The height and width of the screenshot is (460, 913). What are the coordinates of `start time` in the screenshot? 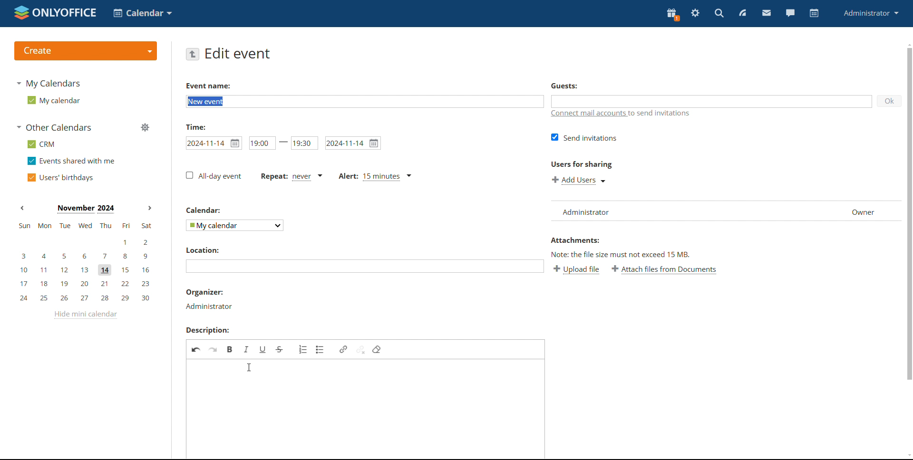 It's located at (261, 144).